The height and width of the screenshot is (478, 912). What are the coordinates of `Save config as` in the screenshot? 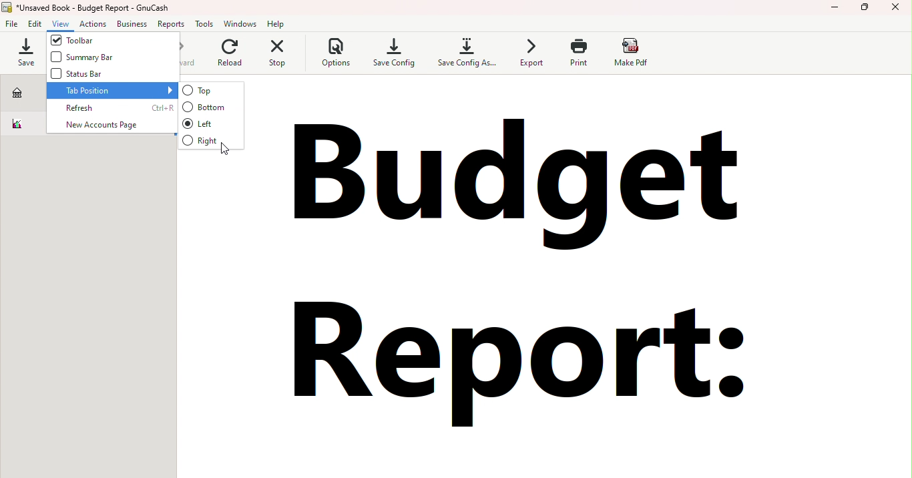 It's located at (469, 53).